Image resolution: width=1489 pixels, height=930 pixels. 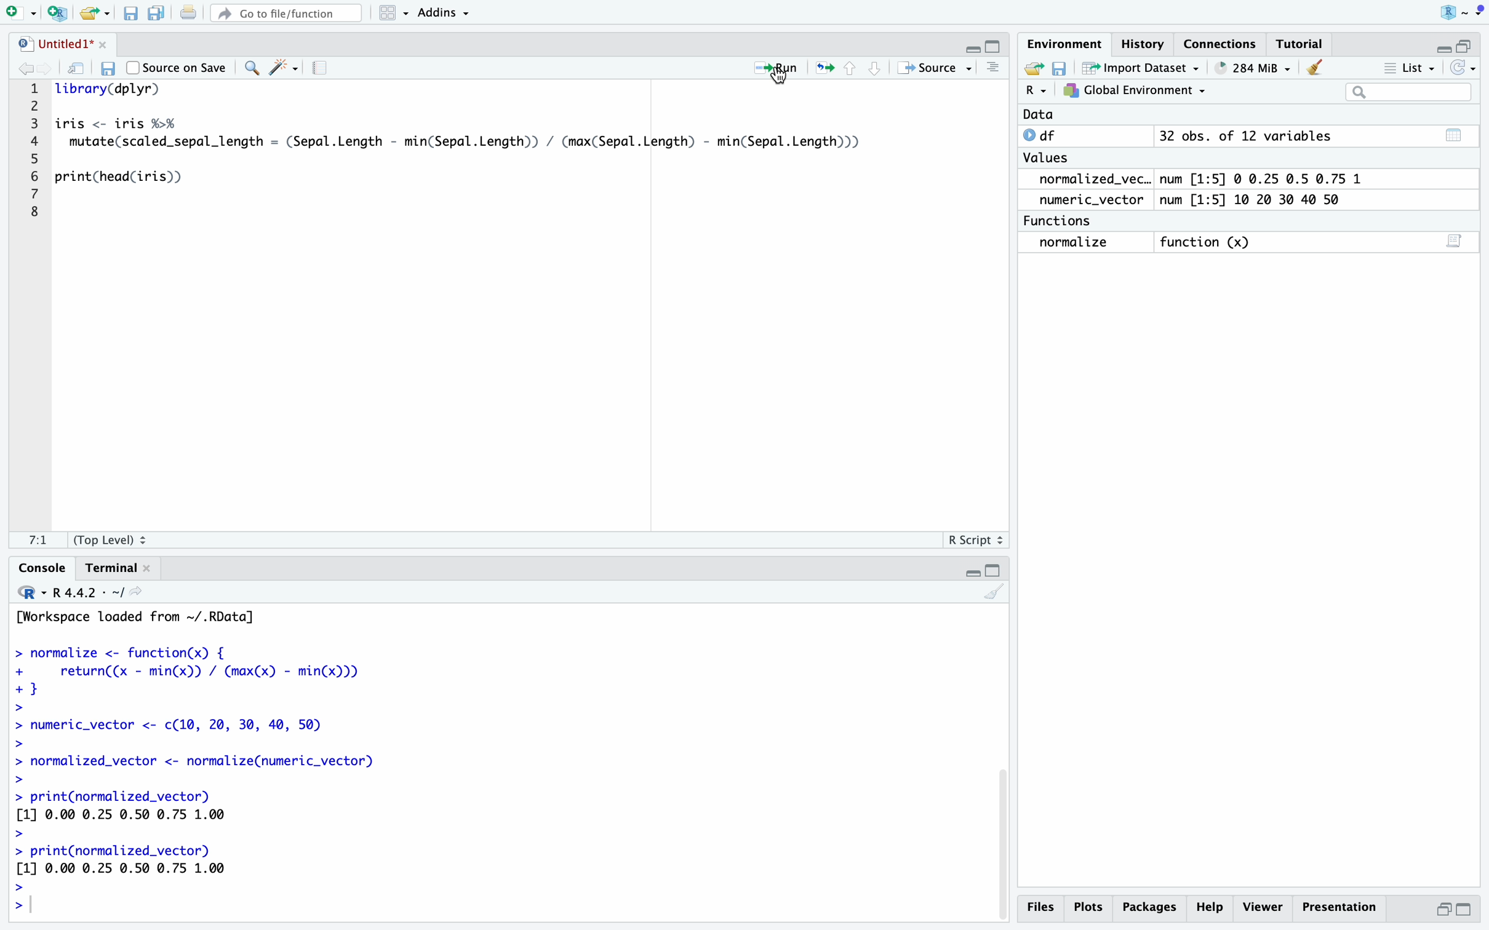 What do you see at coordinates (285, 12) in the screenshot?
I see `Go to file/function` at bounding box center [285, 12].